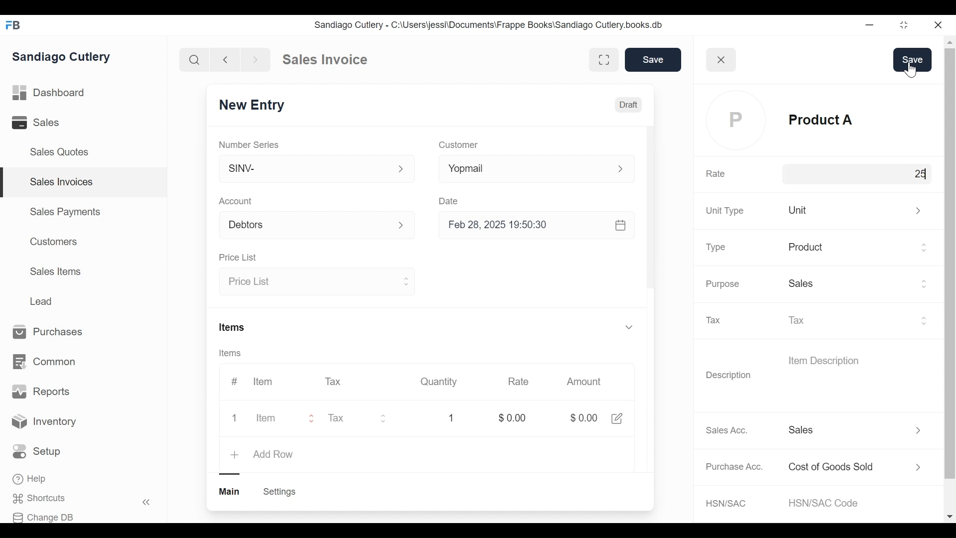 Image resolution: width=956 pixels, height=538 pixels. What do you see at coordinates (716, 174) in the screenshot?
I see `Rate` at bounding box center [716, 174].